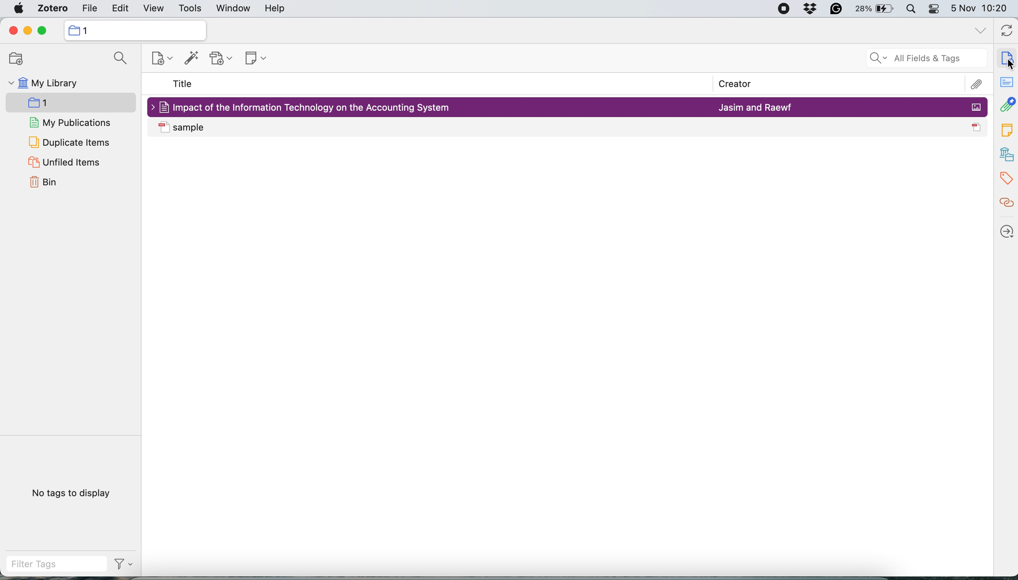  I want to click on help, so click(276, 9).